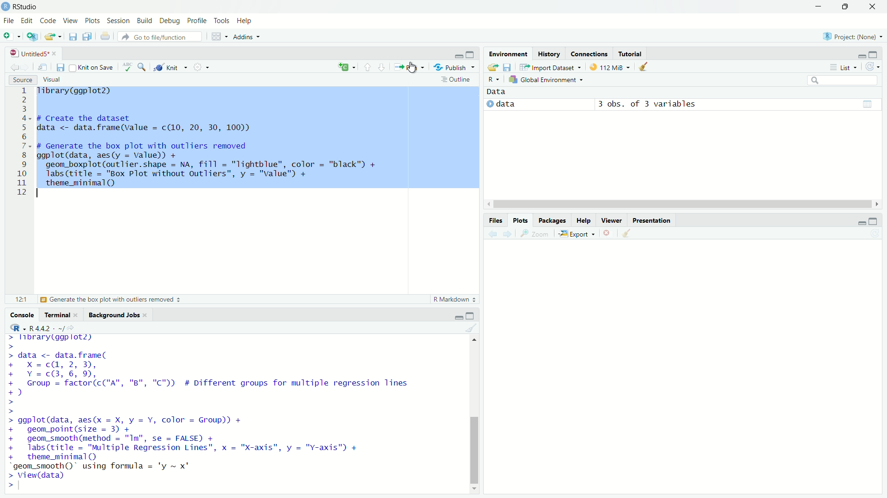 Image resolution: width=887 pixels, height=498 pixels. Describe the element at coordinates (808, 7) in the screenshot. I see `minimise` at that location.